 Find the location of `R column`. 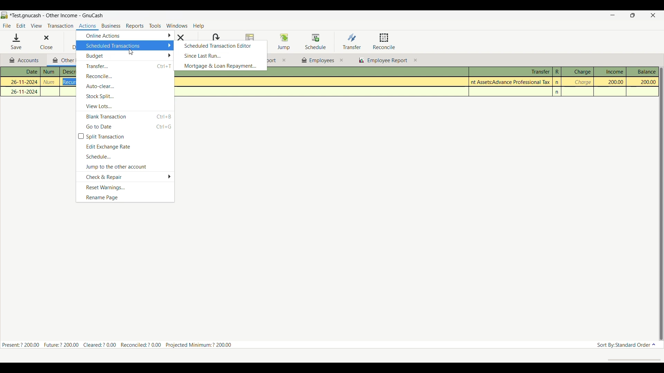

R column is located at coordinates (556, 72).